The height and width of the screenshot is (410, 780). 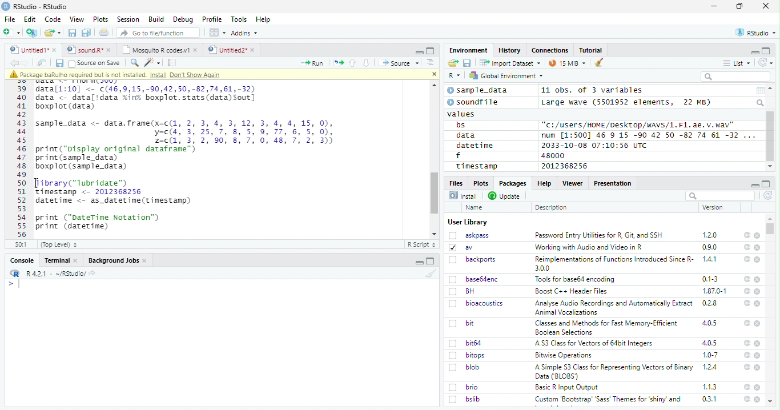 I want to click on full screen, so click(x=766, y=184).